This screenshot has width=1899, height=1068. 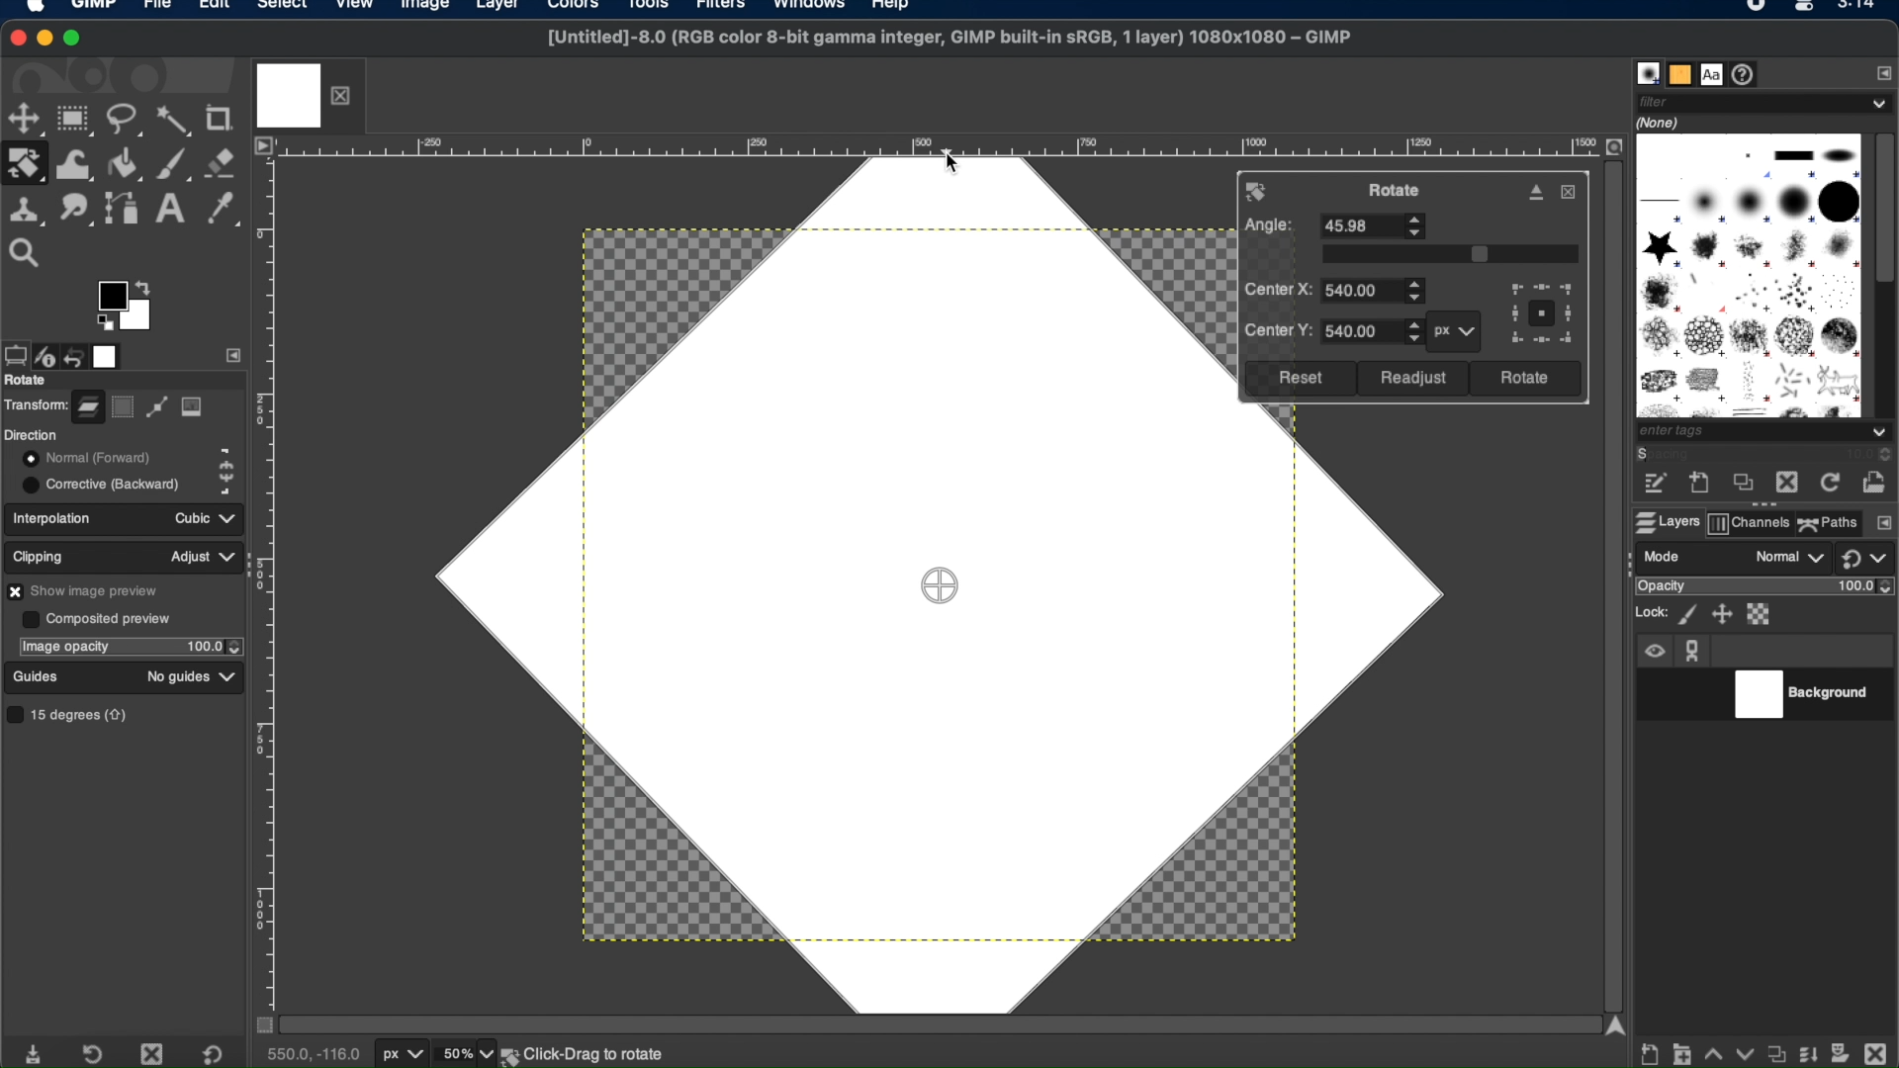 I want to click on normal forward toggle button, so click(x=84, y=458).